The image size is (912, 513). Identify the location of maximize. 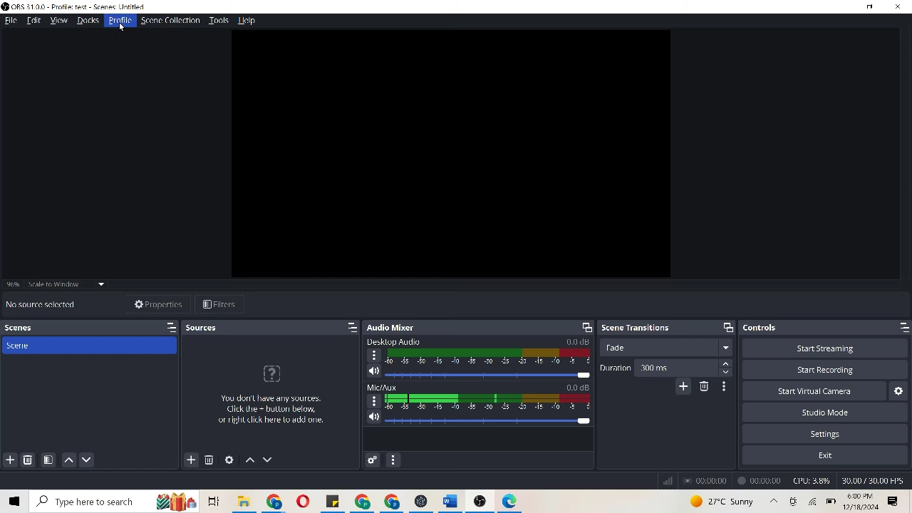
(169, 327).